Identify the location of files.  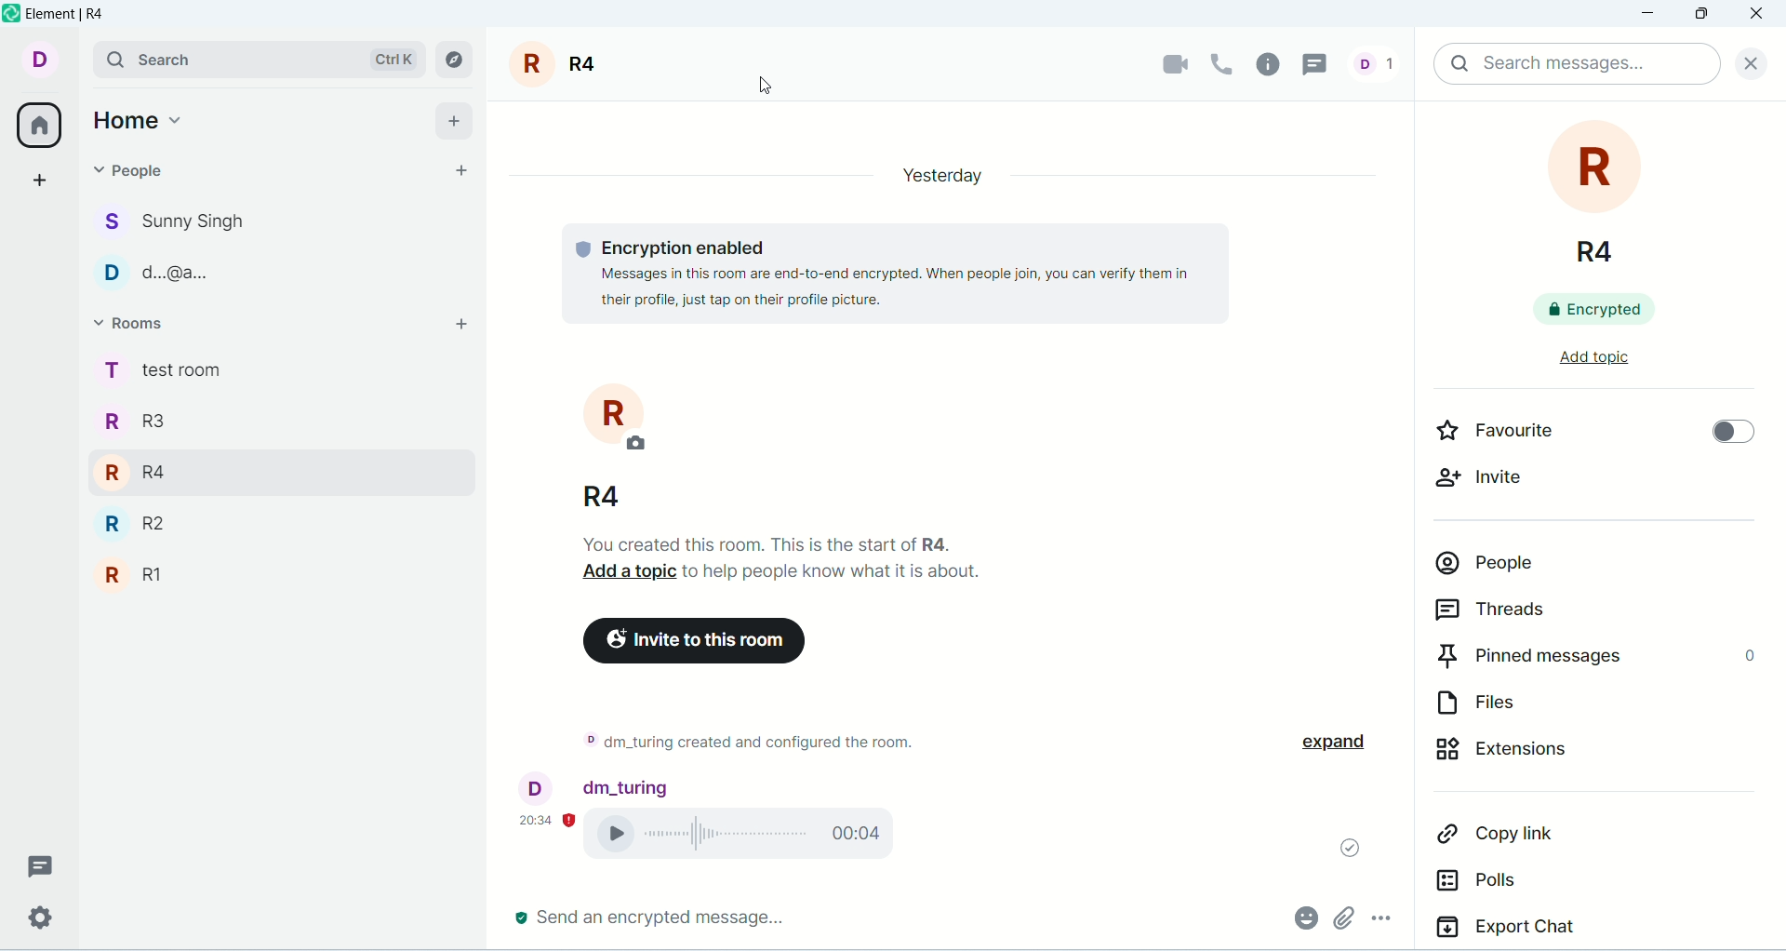
(1551, 708).